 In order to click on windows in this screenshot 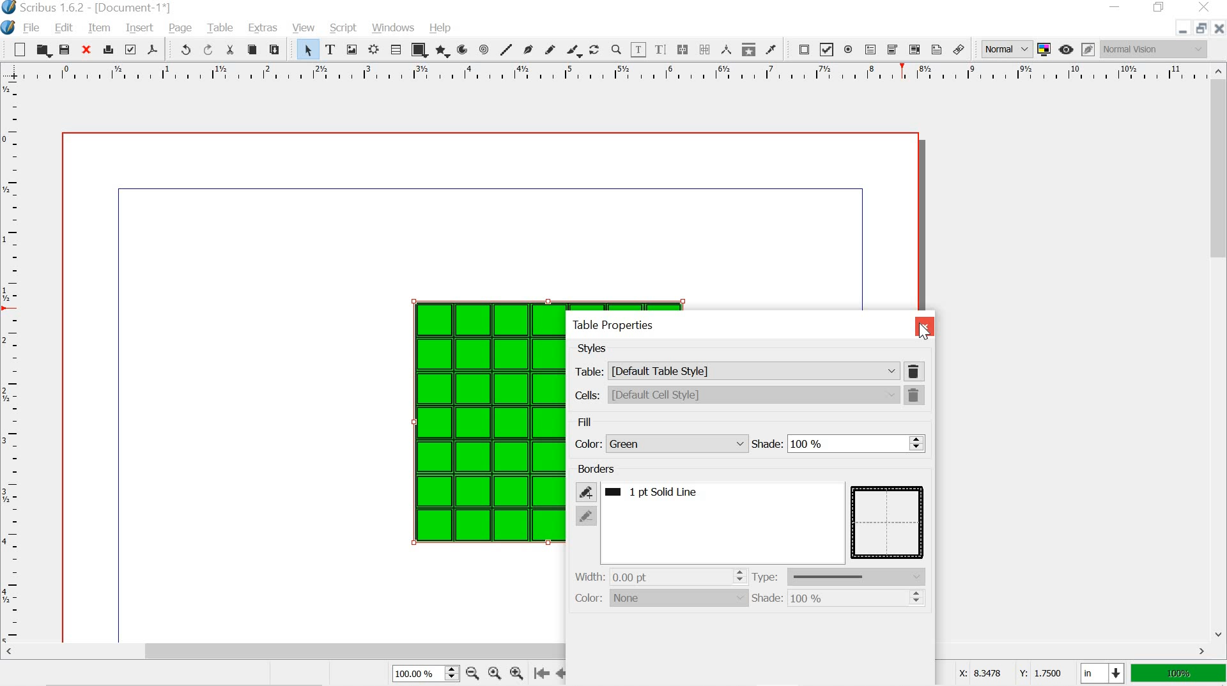, I will do `click(395, 28)`.